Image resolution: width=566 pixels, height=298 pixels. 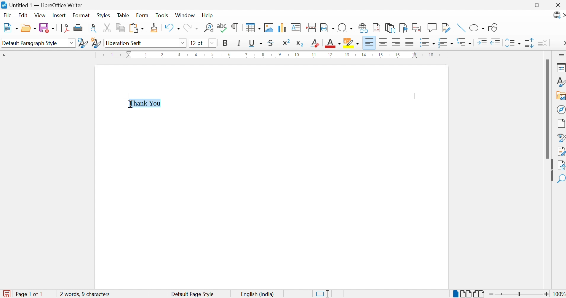 What do you see at coordinates (85, 294) in the screenshot?
I see `0 words, 0 characters` at bounding box center [85, 294].